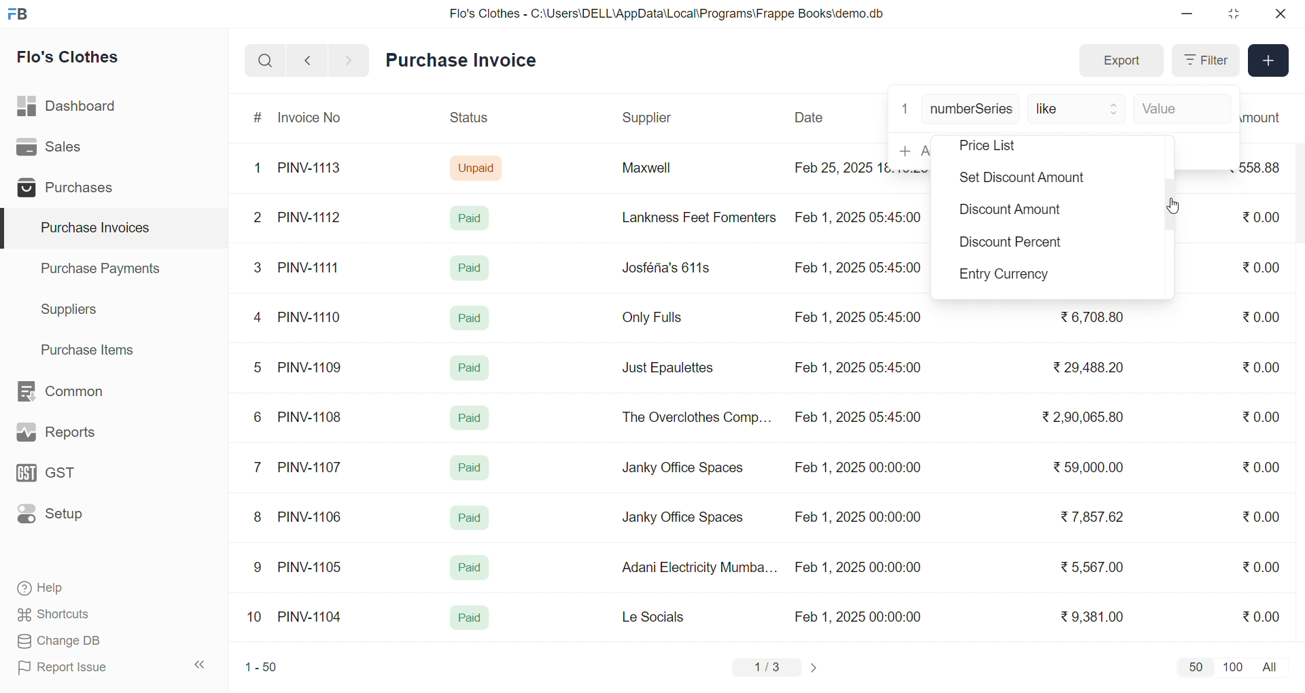 Image resolution: width=1305 pixels, height=693 pixels. I want to click on Report Issue, so click(84, 667).